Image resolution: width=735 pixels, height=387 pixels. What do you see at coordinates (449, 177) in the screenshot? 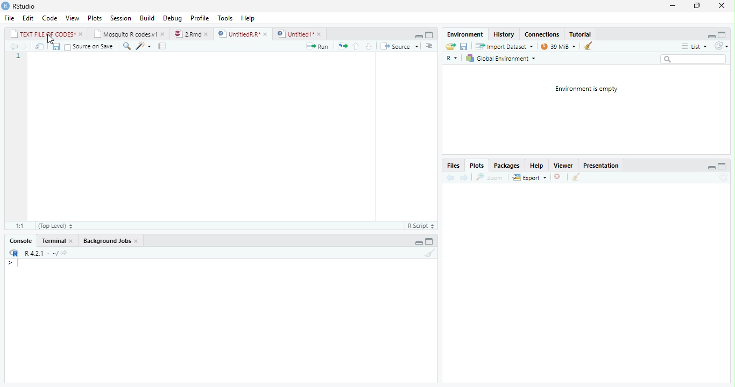
I see `Previous` at bounding box center [449, 177].